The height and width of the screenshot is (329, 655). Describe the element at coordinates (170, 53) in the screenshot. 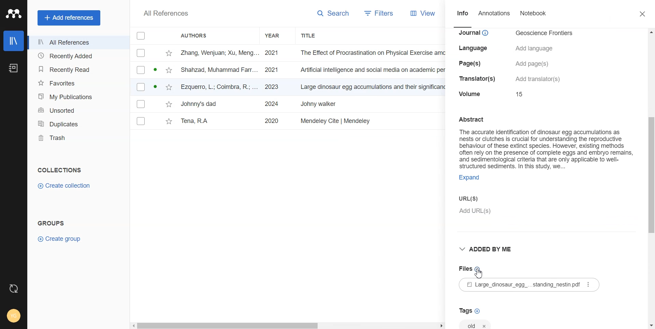

I see `star` at that location.